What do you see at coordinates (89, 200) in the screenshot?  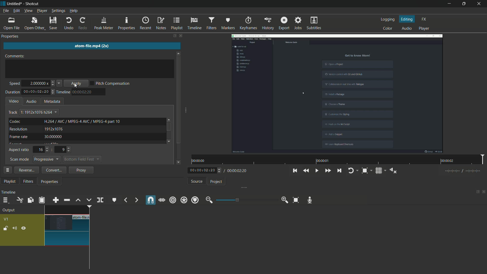 I see `overwrite` at bounding box center [89, 200].